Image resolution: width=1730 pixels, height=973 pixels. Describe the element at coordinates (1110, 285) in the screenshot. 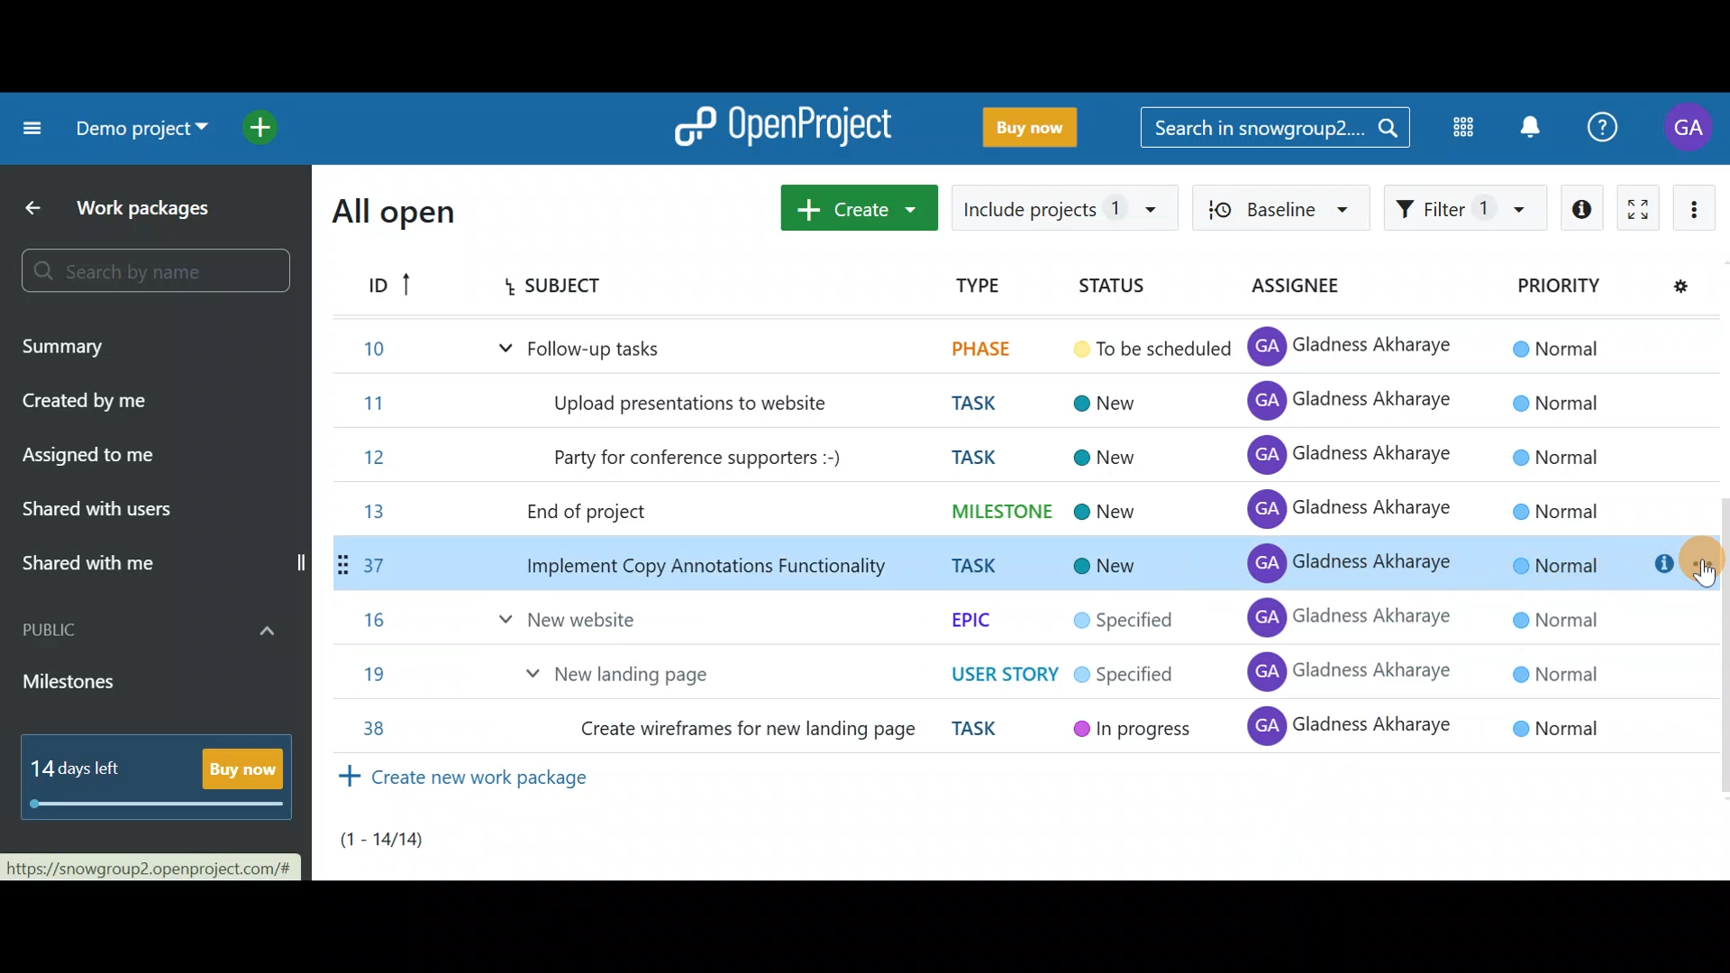

I see `Status` at that location.